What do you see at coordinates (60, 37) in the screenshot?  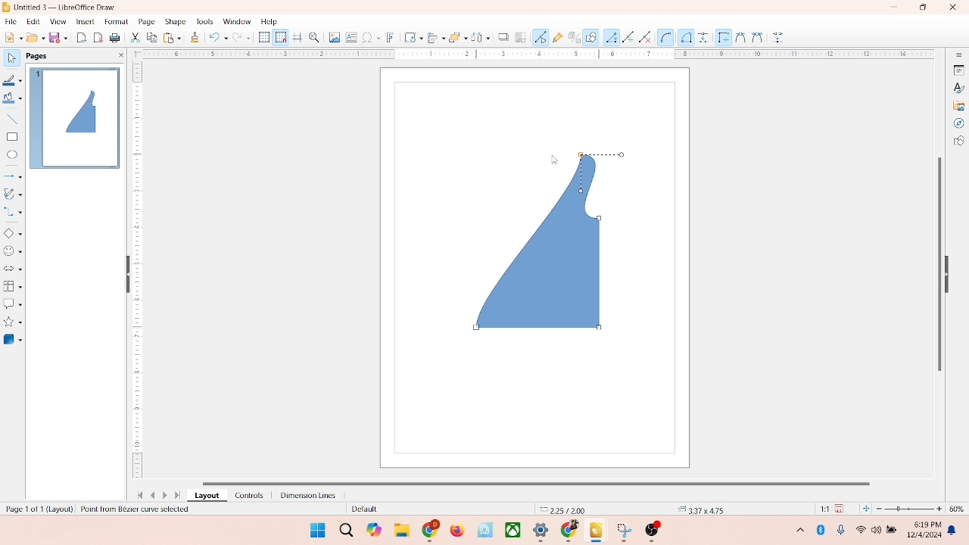 I see `save` at bounding box center [60, 37].